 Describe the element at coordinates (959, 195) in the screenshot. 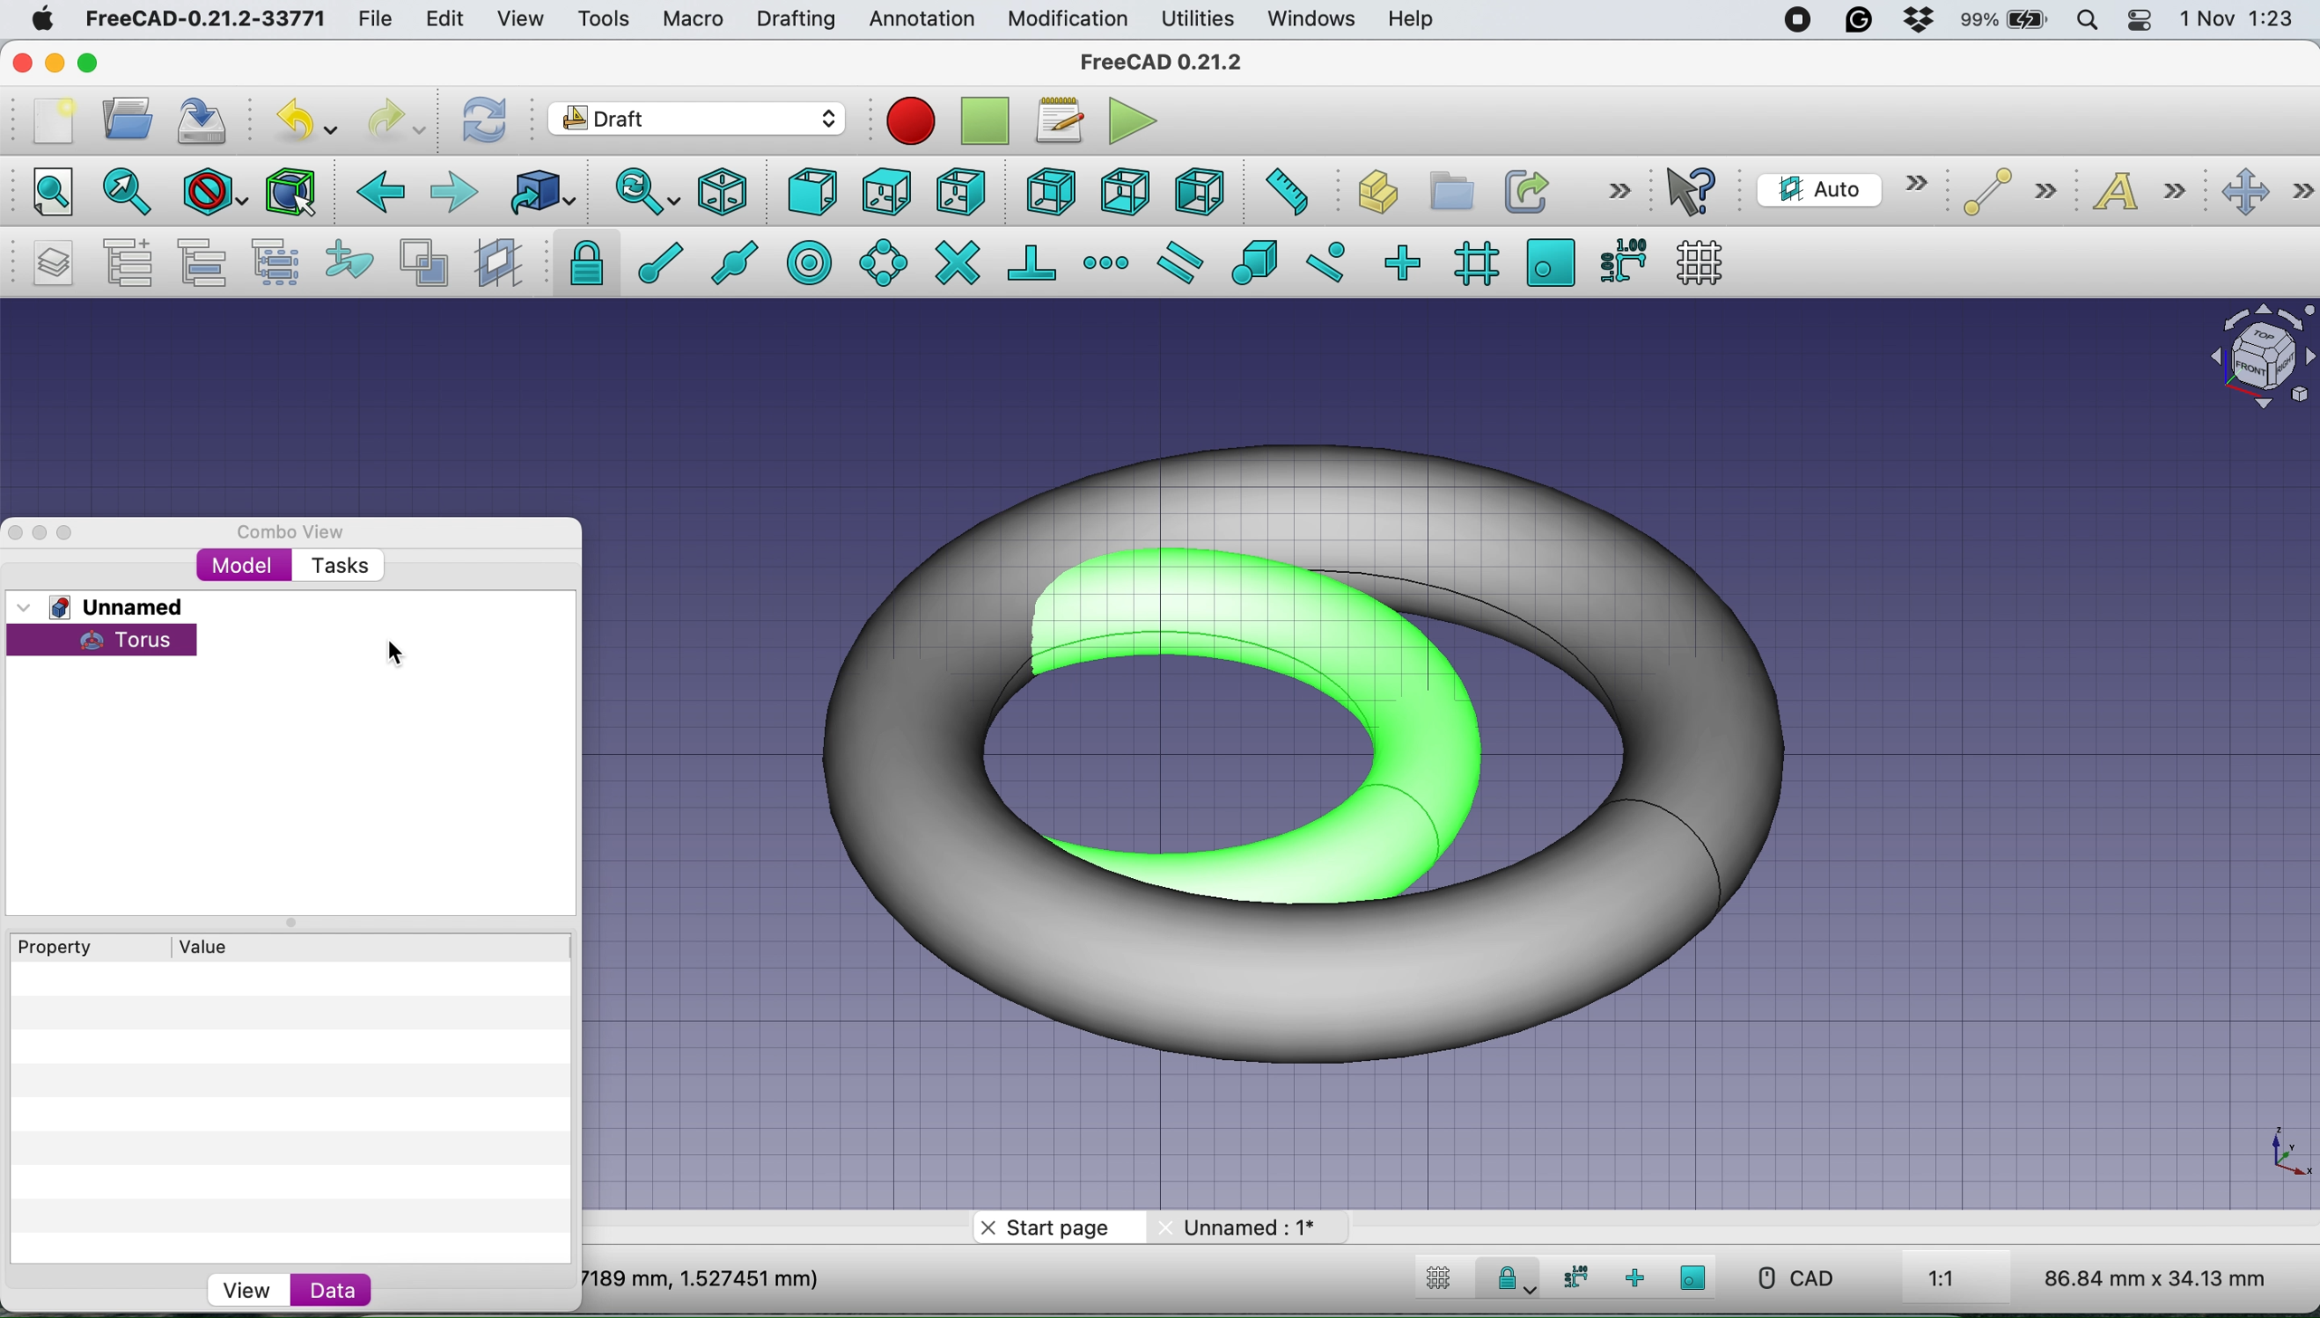

I see `right` at that location.